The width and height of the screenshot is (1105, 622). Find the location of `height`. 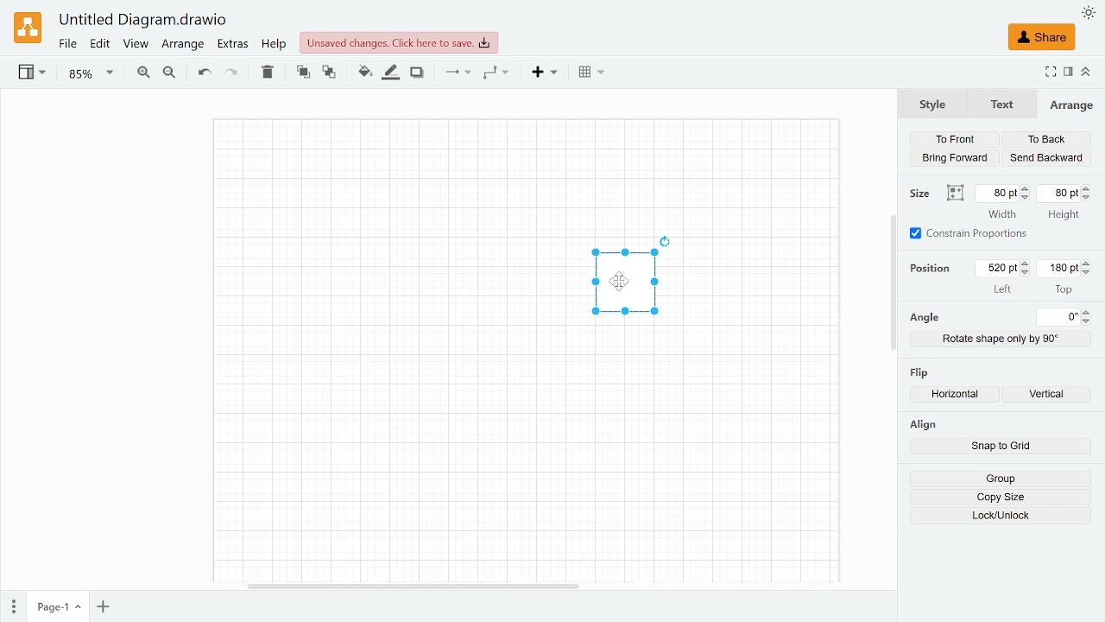

height is located at coordinates (1063, 216).